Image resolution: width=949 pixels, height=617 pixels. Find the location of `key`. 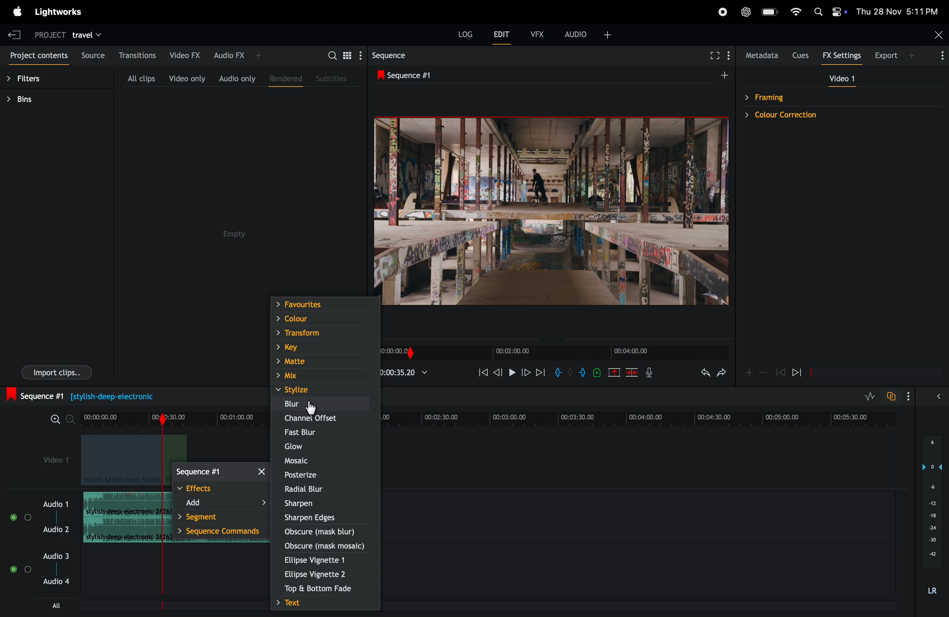

key is located at coordinates (321, 348).